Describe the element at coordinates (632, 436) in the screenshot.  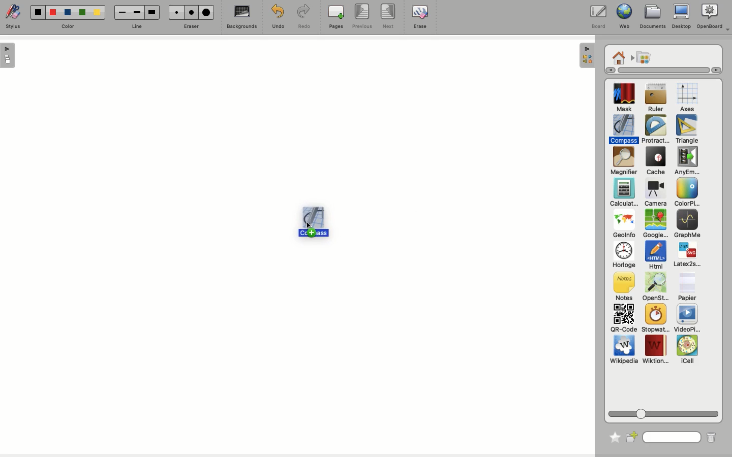
I see `New folder` at that location.